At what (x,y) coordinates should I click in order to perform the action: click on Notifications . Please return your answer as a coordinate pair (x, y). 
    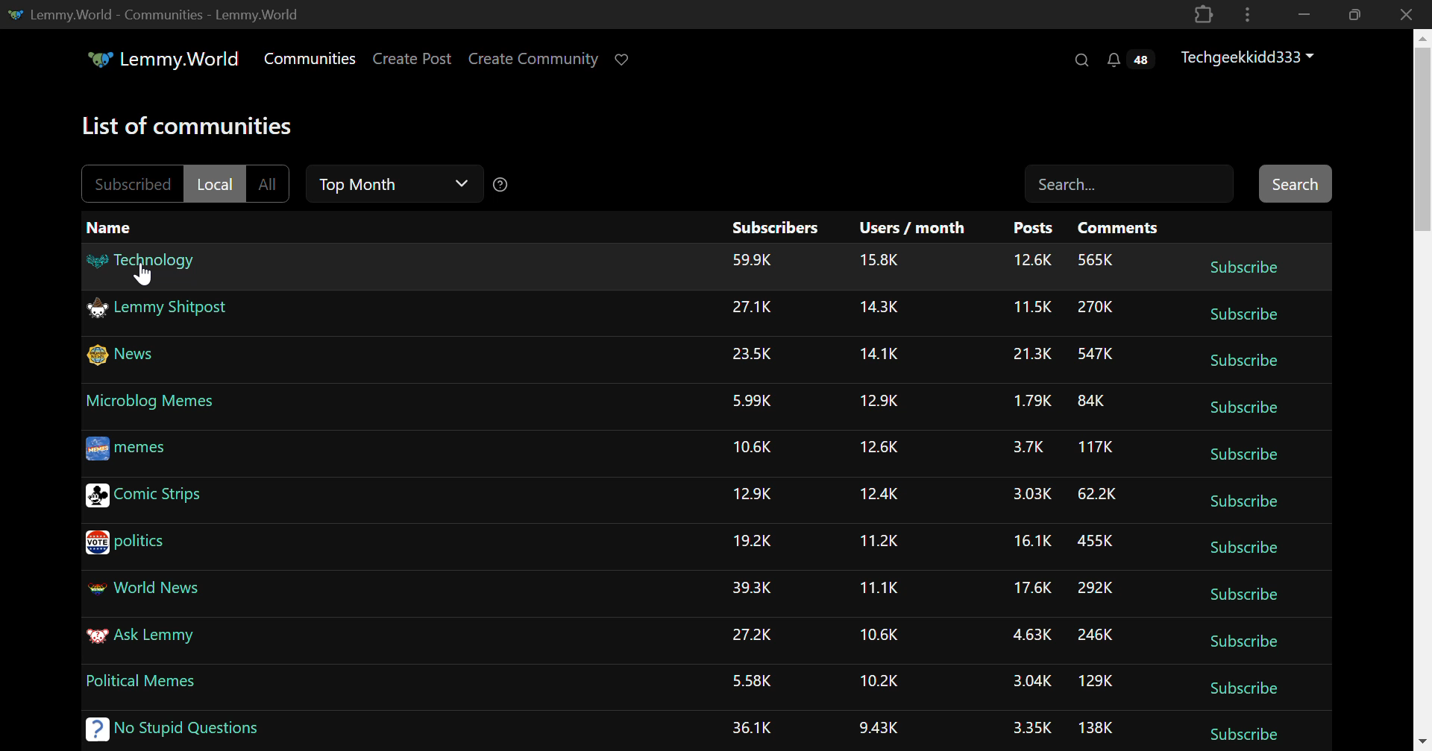
    Looking at the image, I should click on (1128, 62).